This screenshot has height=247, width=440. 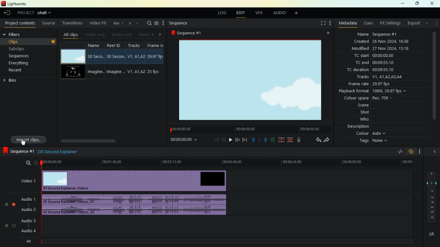 What do you see at coordinates (371, 141) in the screenshot?
I see `tags` at bounding box center [371, 141].